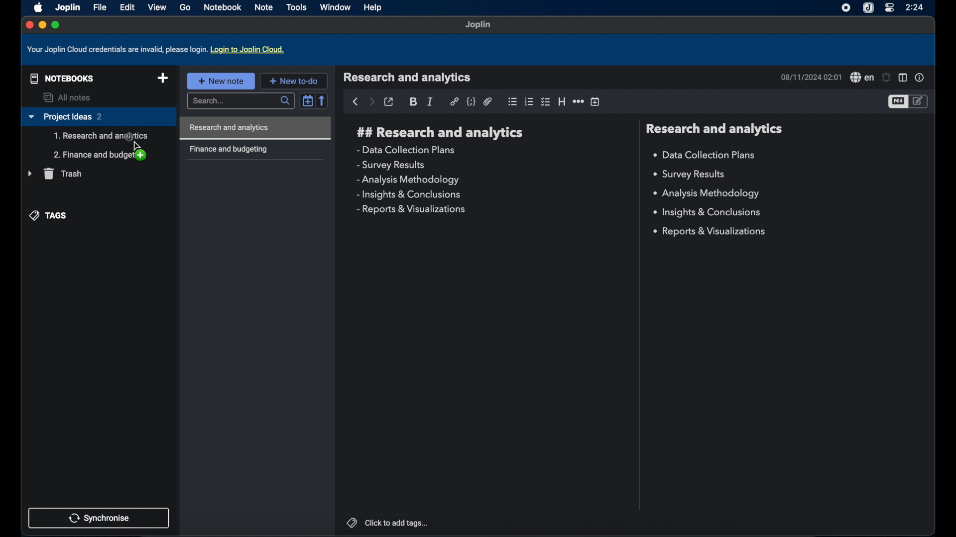  Describe the element at coordinates (254, 128) in the screenshot. I see `research and analytics highlighted ` at that location.